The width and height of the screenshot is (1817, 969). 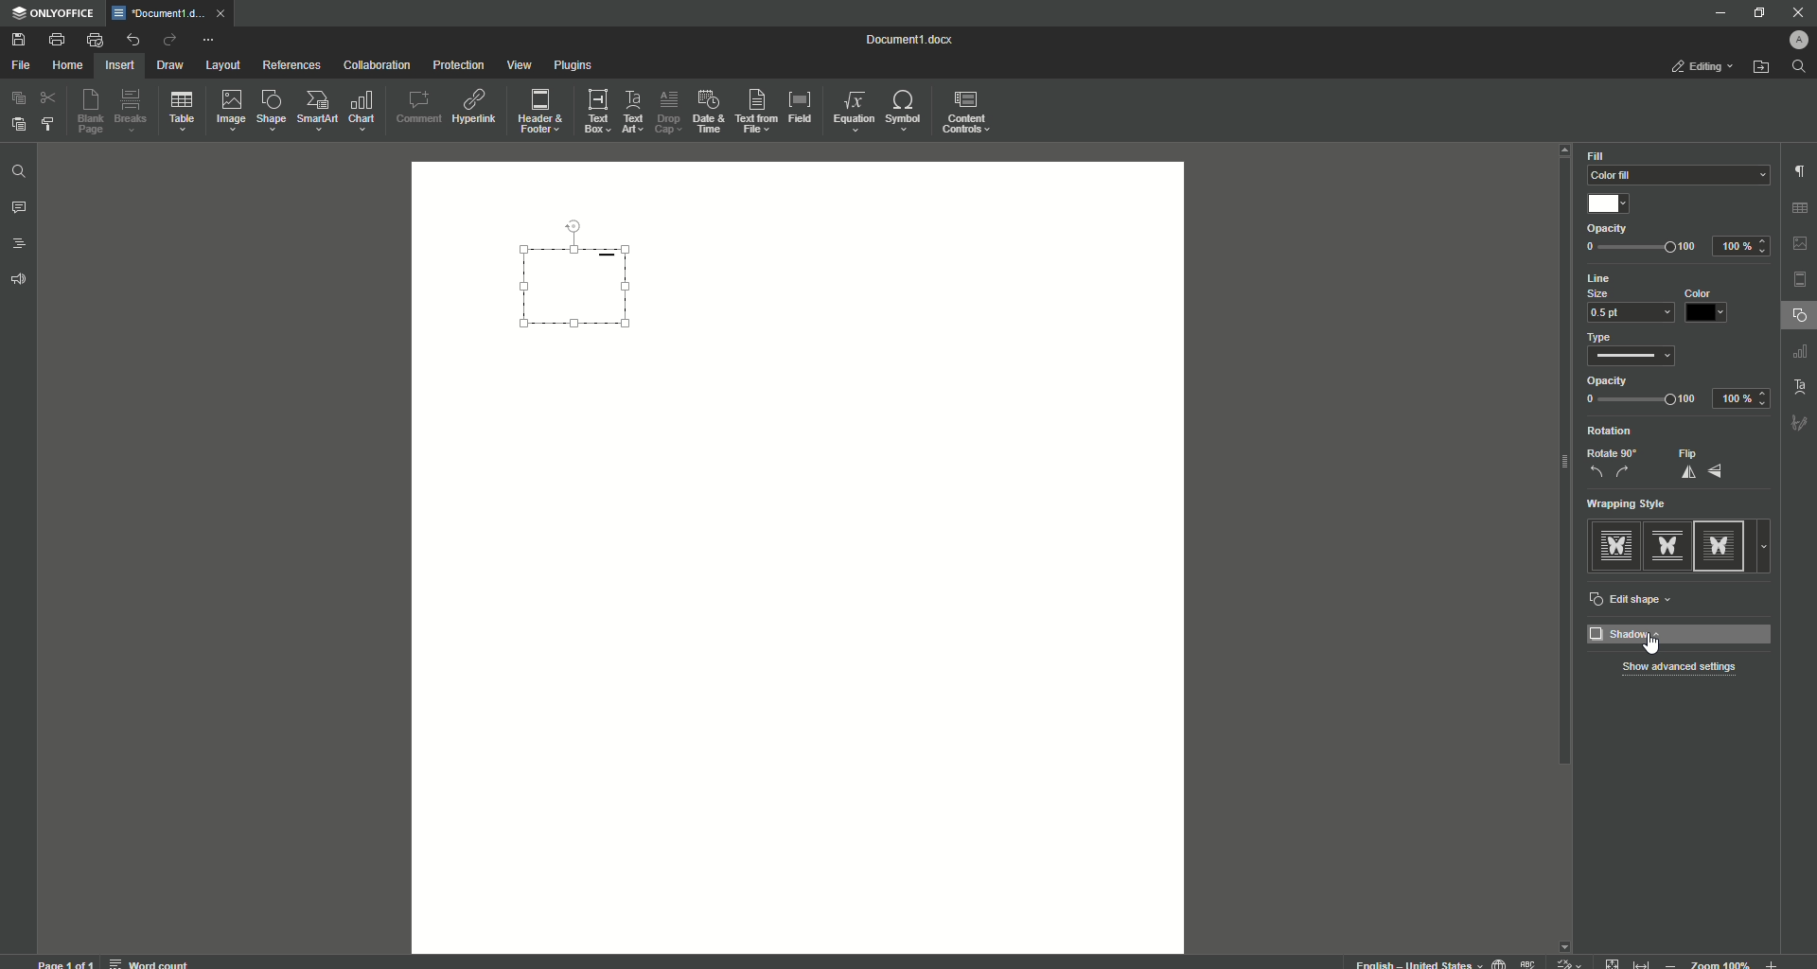 I want to click on Undo, so click(x=132, y=40).